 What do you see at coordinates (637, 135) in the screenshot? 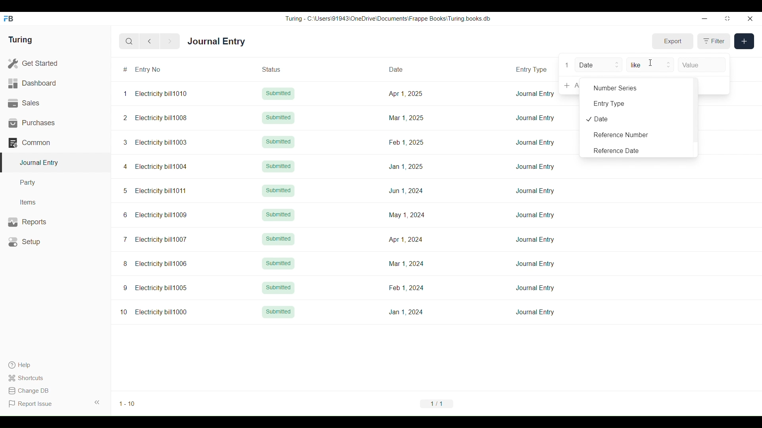
I see `Reference Number` at bounding box center [637, 135].